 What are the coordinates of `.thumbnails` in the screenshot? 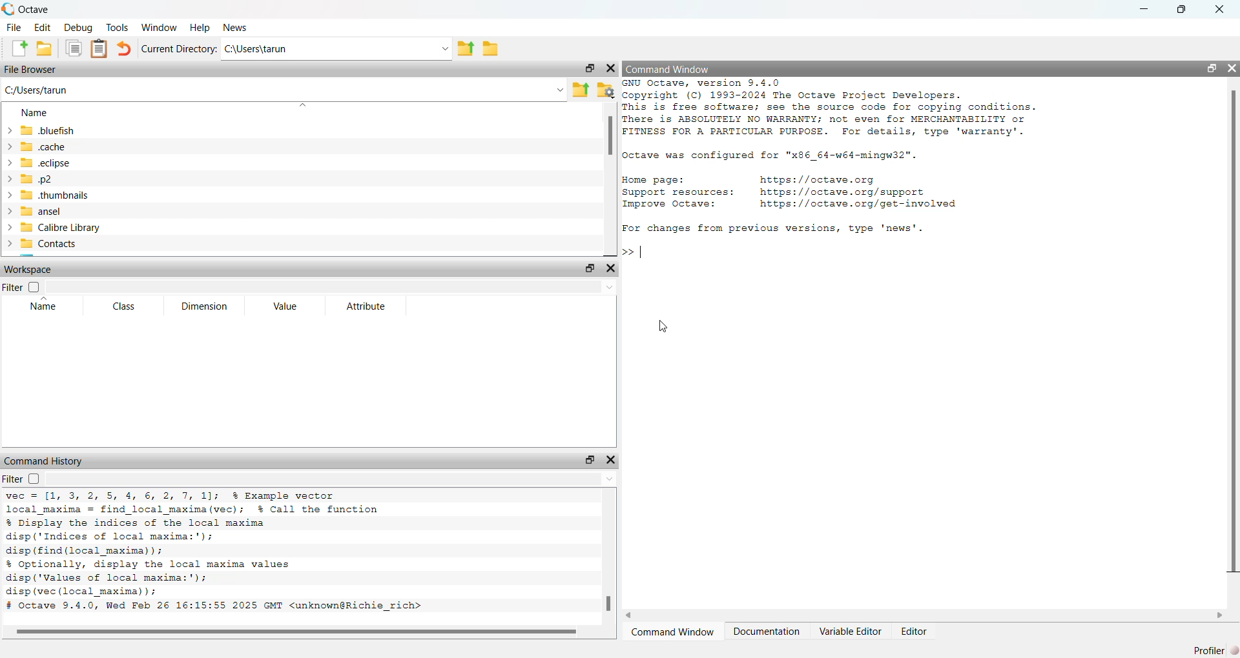 It's located at (59, 195).